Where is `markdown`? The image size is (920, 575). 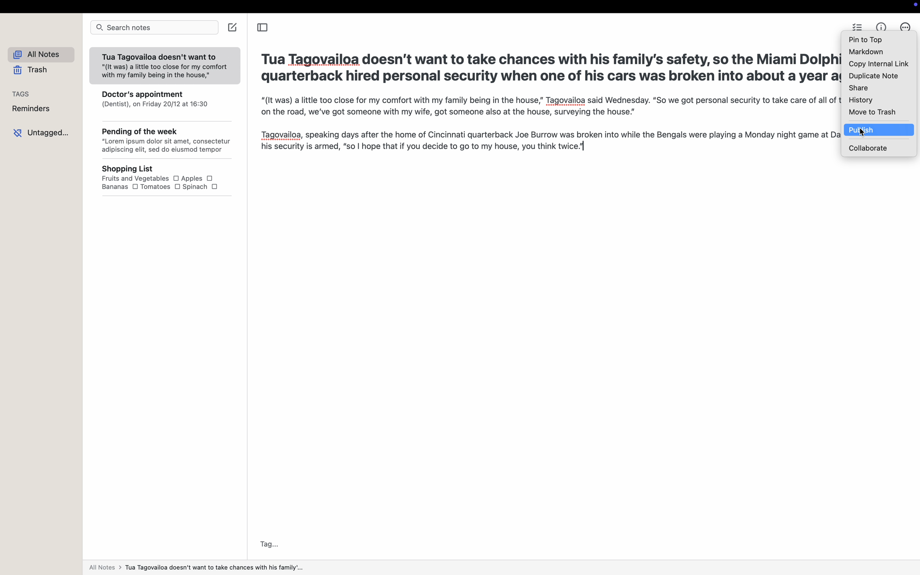
markdown is located at coordinates (868, 51).